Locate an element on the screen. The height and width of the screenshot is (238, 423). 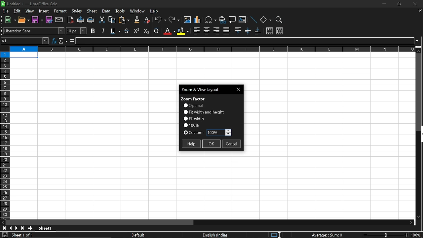
open is located at coordinates (24, 21).